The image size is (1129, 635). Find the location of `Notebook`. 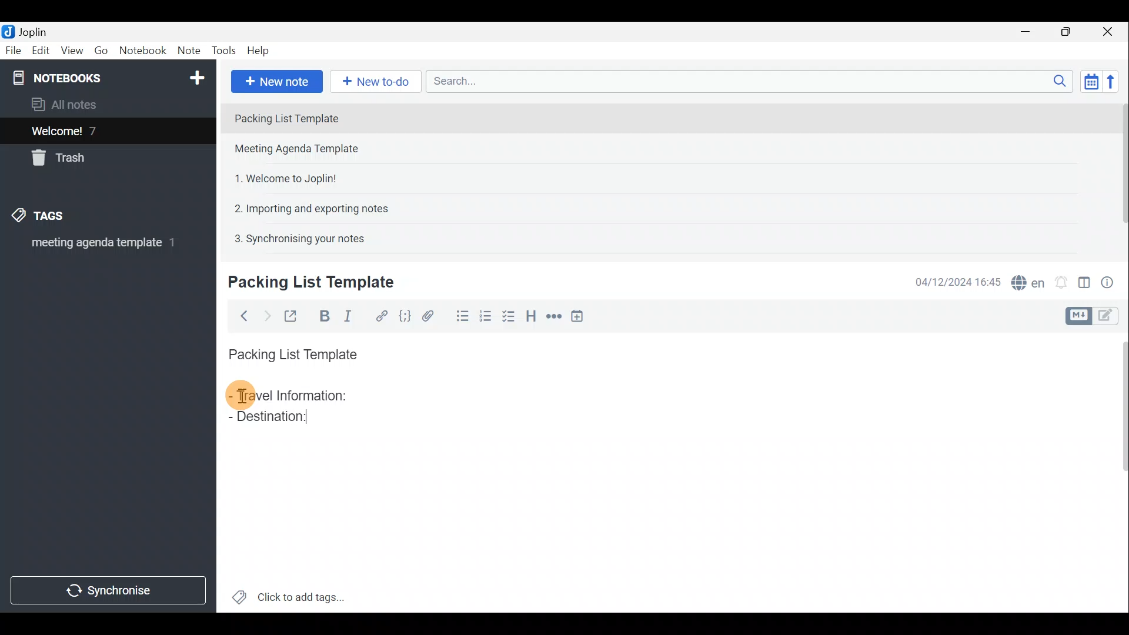

Notebook is located at coordinates (142, 52).